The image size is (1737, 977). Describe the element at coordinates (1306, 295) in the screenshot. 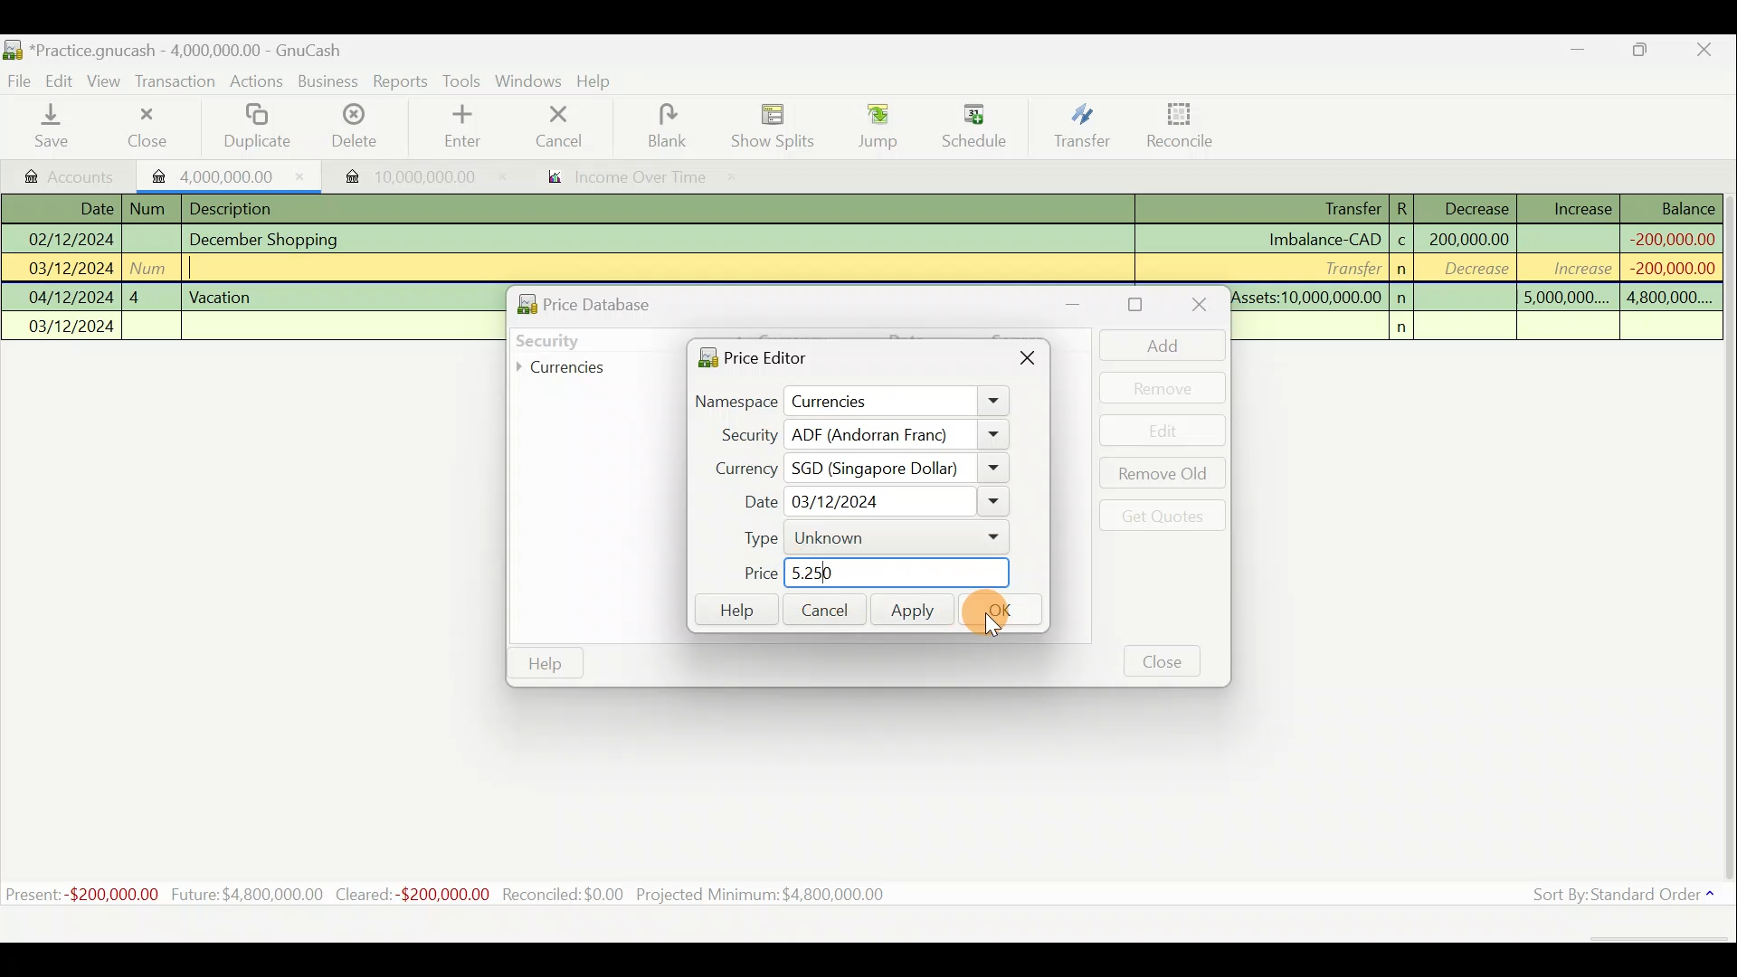

I see `Assets:10,000,000.00` at that location.